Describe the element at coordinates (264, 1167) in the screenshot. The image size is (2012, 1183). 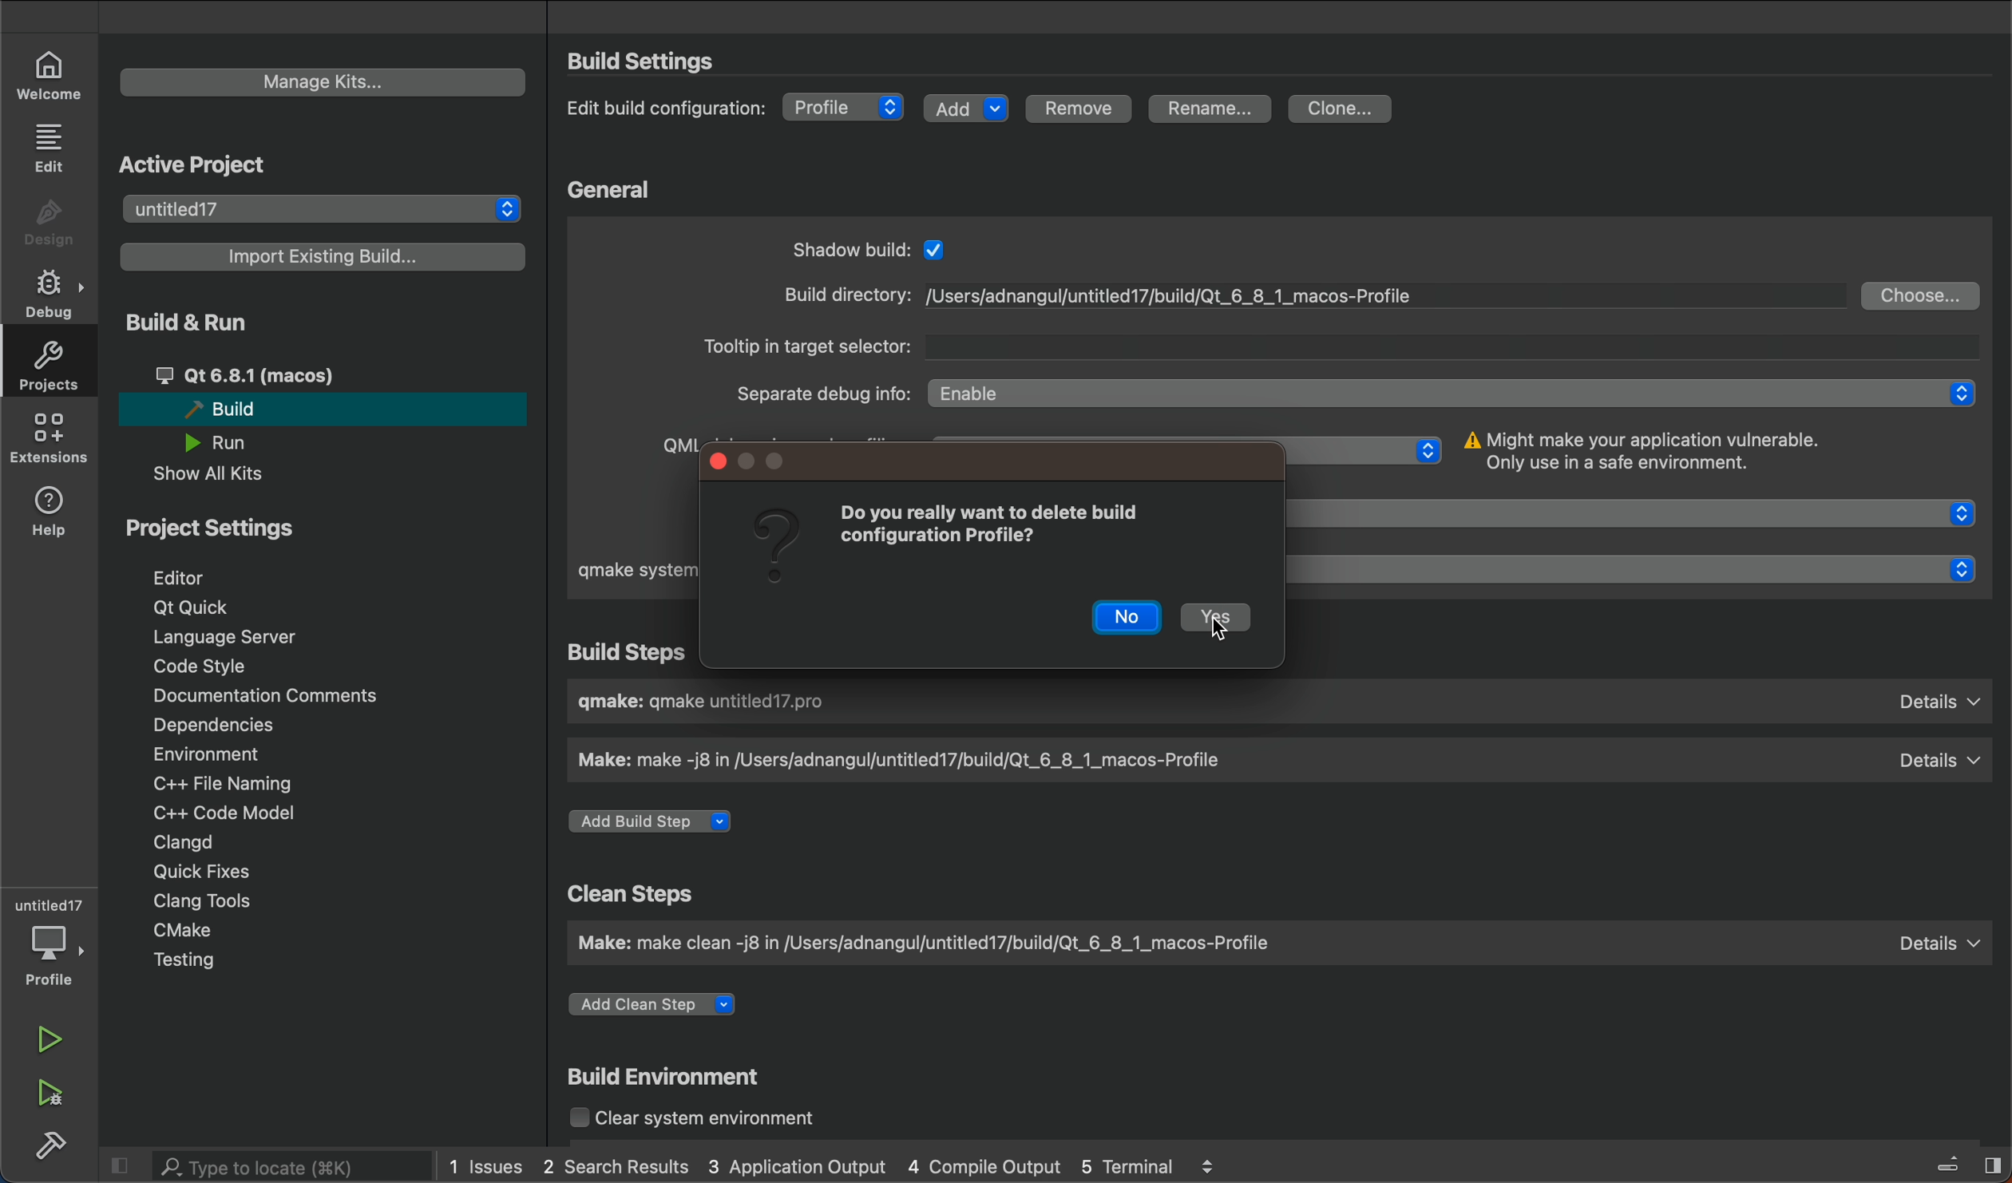
I see `search` at that location.